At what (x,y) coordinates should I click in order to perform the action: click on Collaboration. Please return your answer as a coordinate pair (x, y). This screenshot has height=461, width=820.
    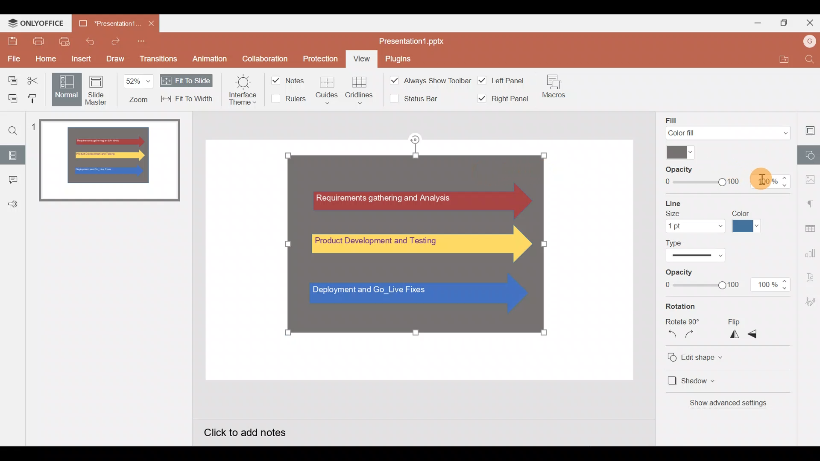
    Looking at the image, I should click on (265, 57).